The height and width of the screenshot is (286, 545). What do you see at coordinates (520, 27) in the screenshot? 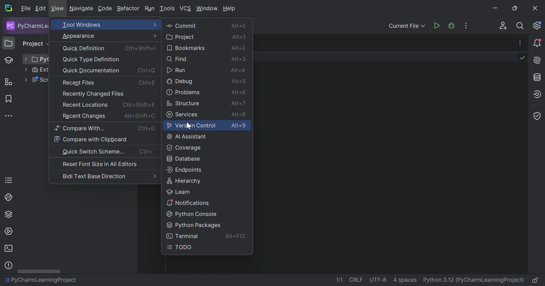
I see `Search everywhere` at bounding box center [520, 27].